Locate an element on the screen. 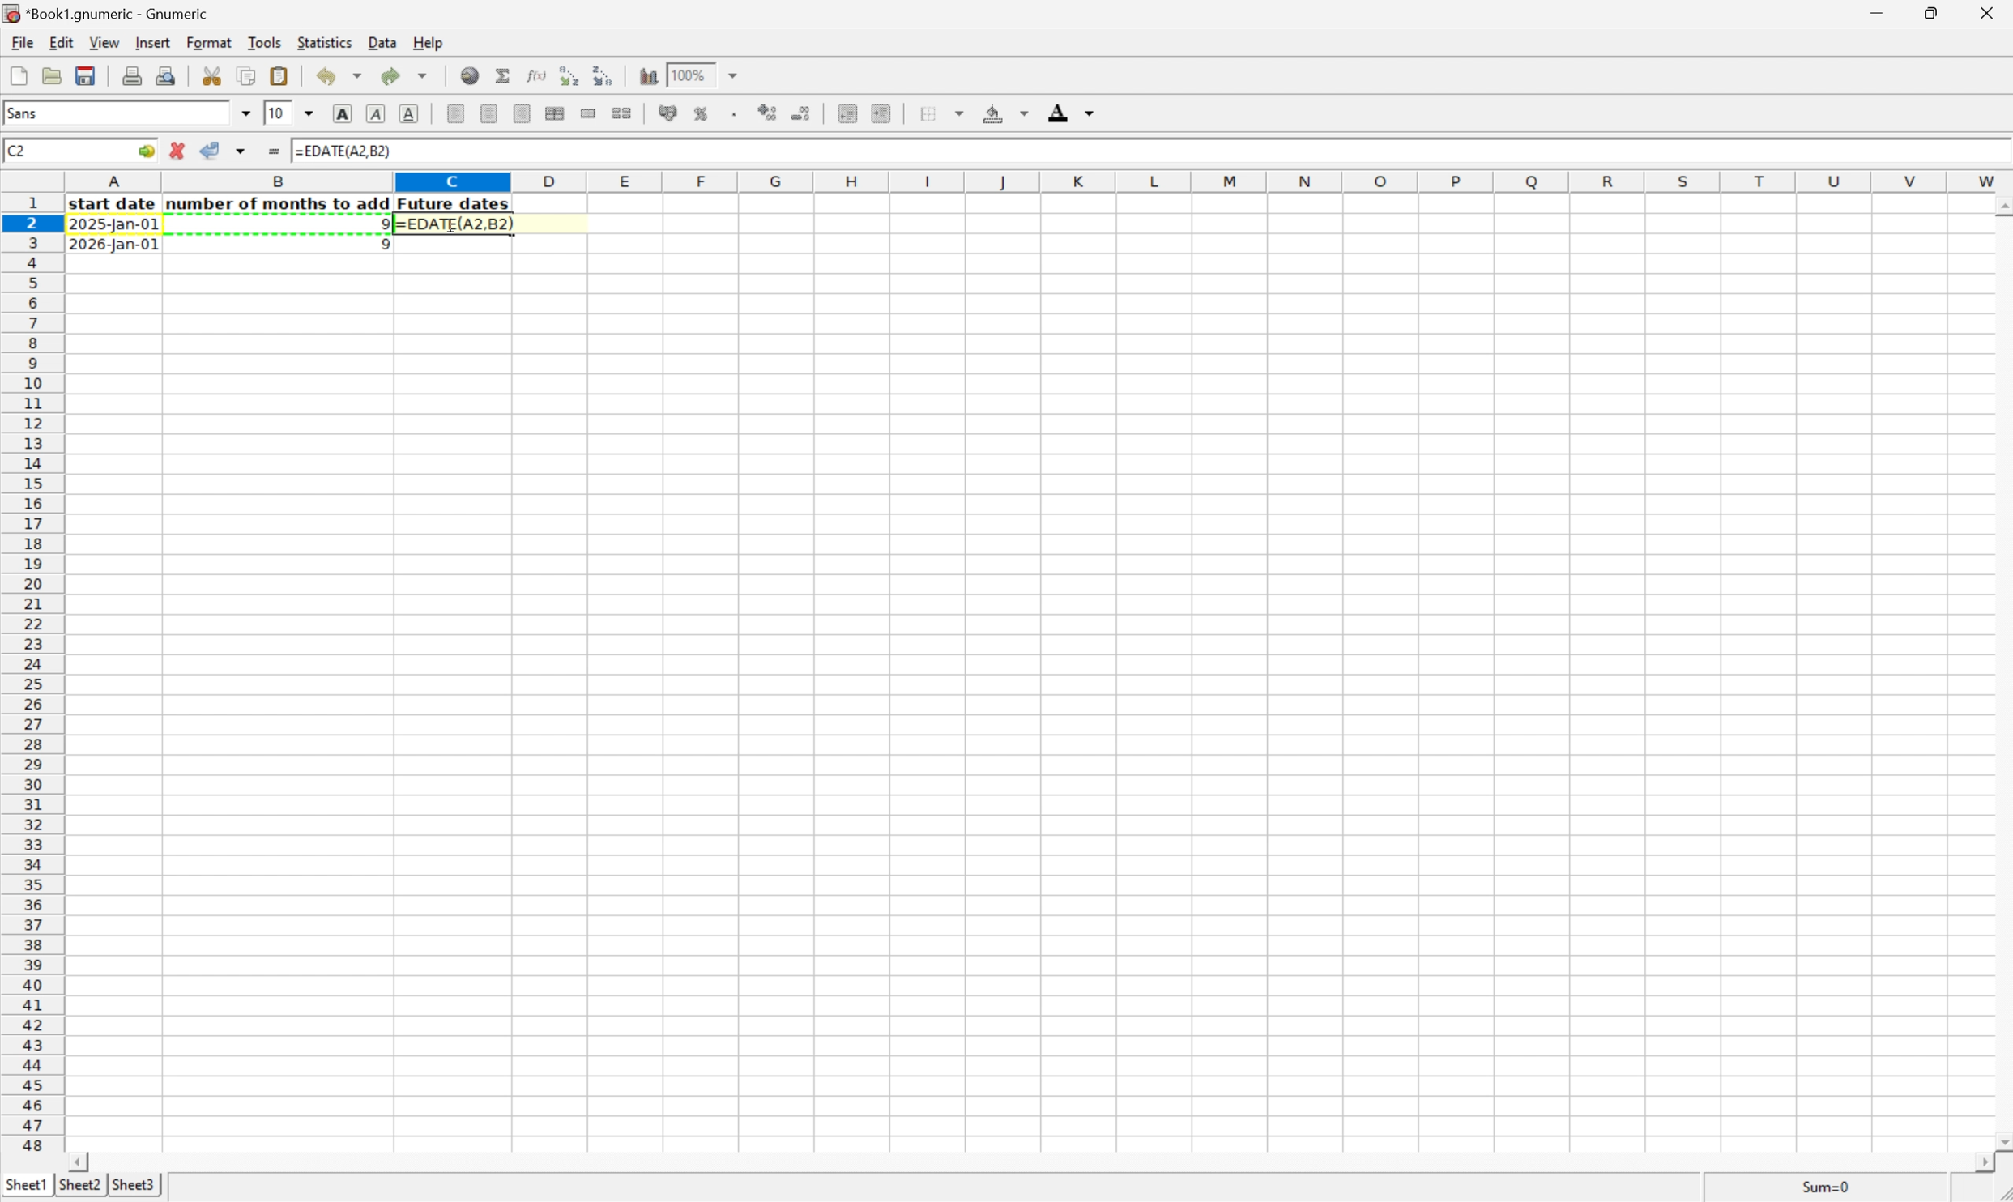  Align Left is located at coordinates (454, 113).